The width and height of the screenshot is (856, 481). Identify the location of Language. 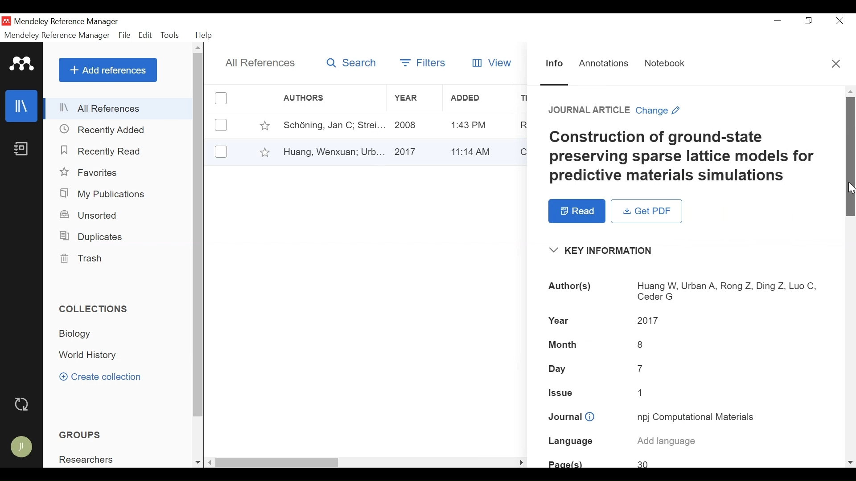
(689, 442).